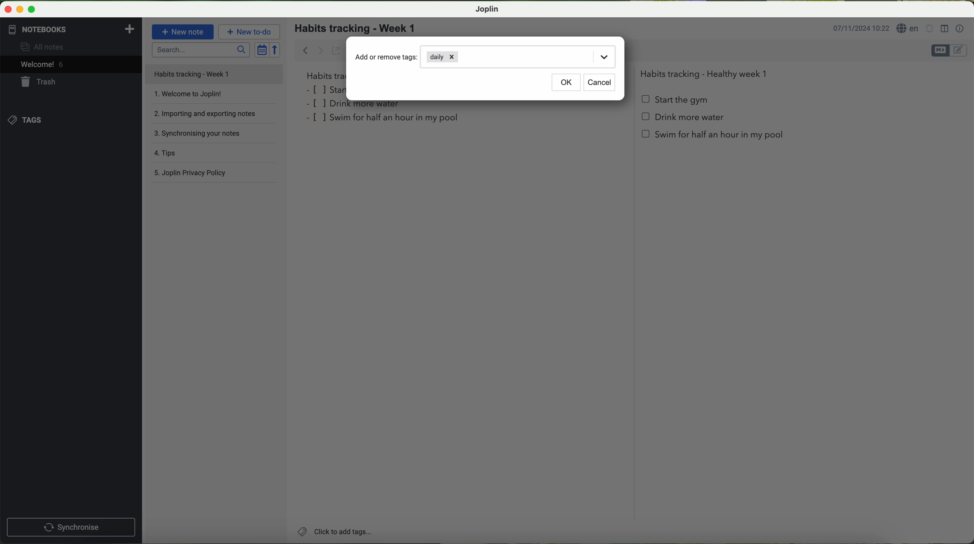  I want to click on maximize, so click(32, 9).